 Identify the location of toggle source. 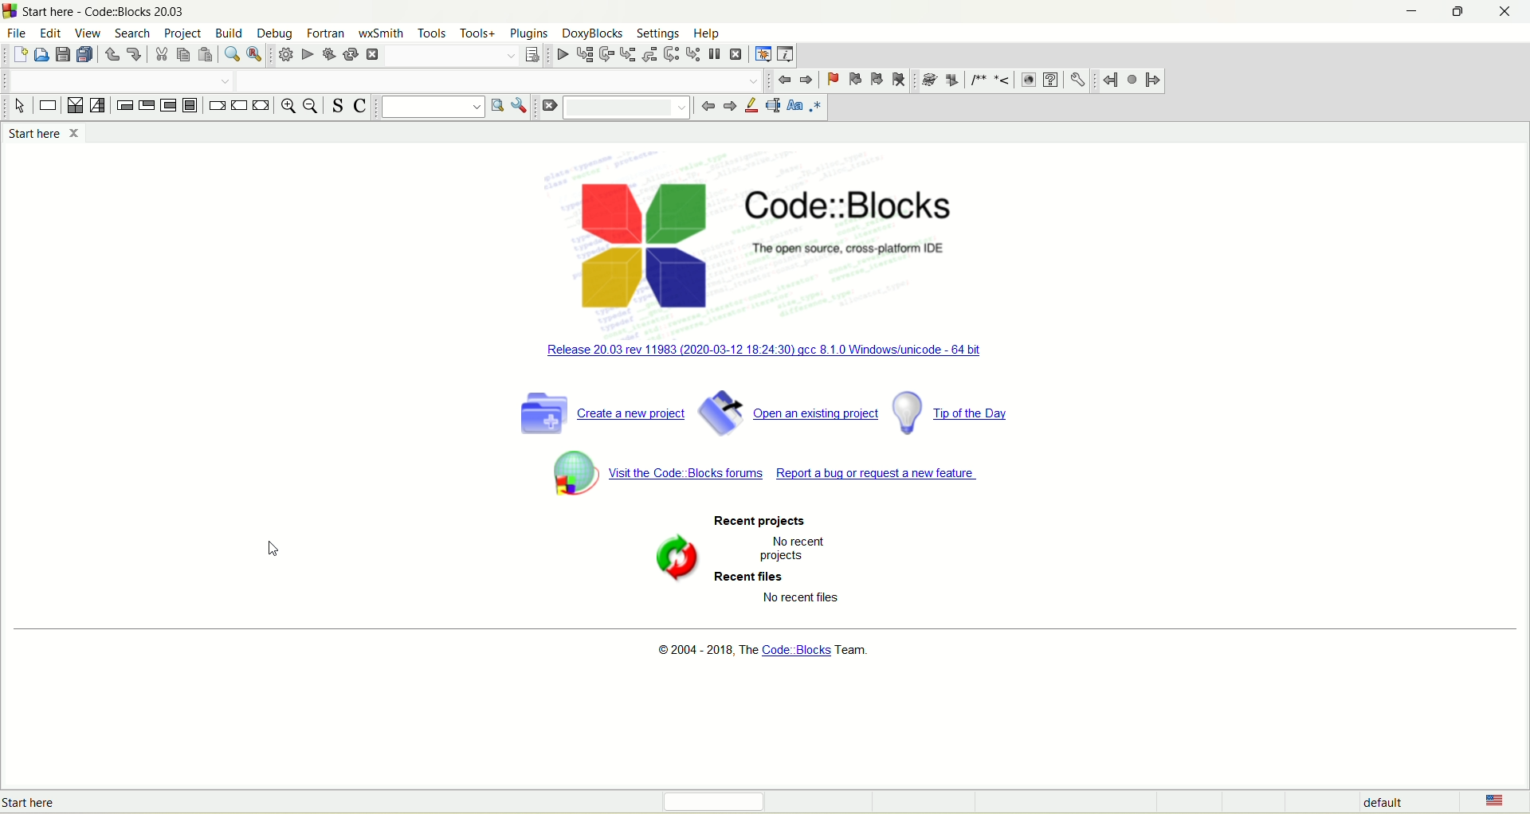
(335, 104).